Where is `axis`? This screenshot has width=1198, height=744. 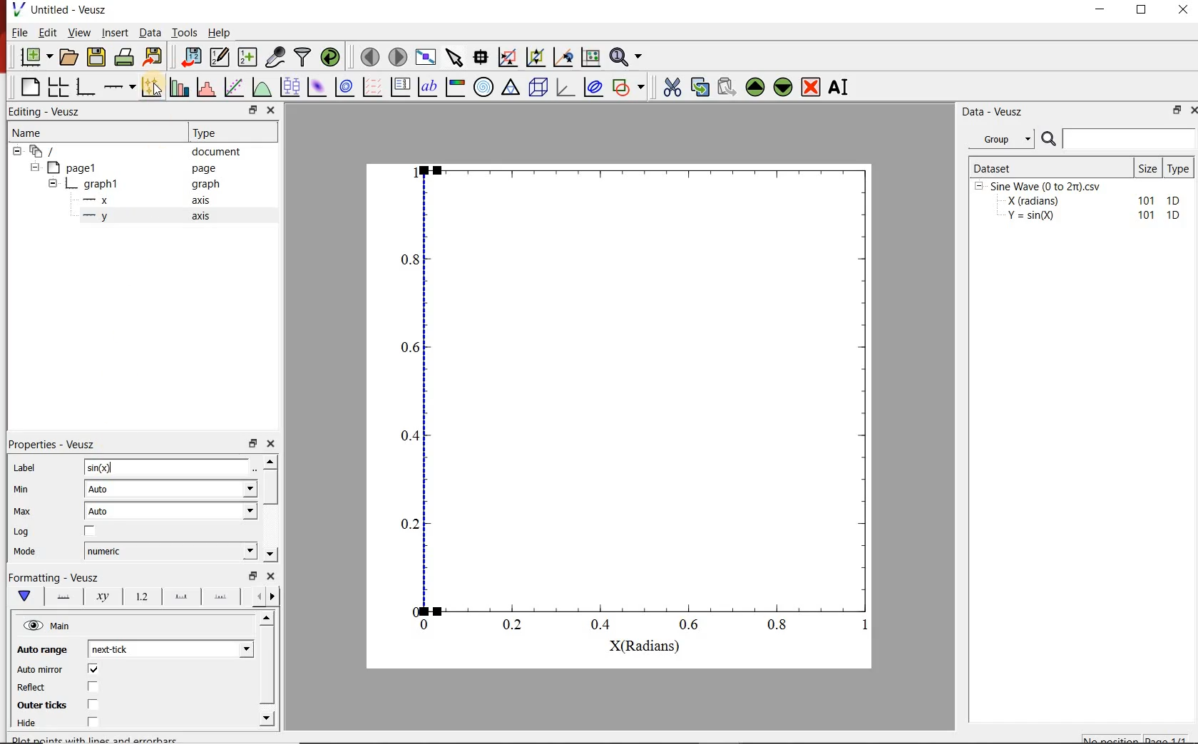 axis is located at coordinates (200, 215).